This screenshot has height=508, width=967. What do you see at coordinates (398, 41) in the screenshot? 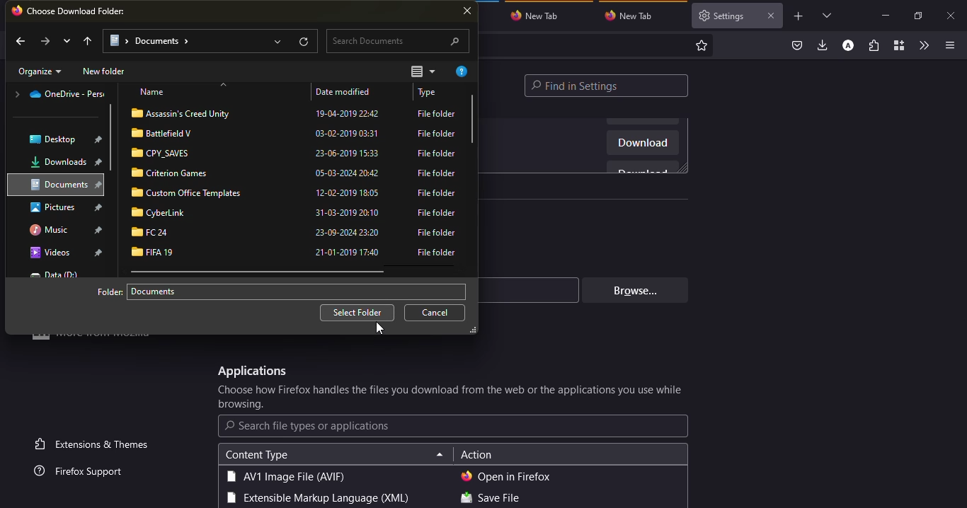
I see `search` at bounding box center [398, 41].